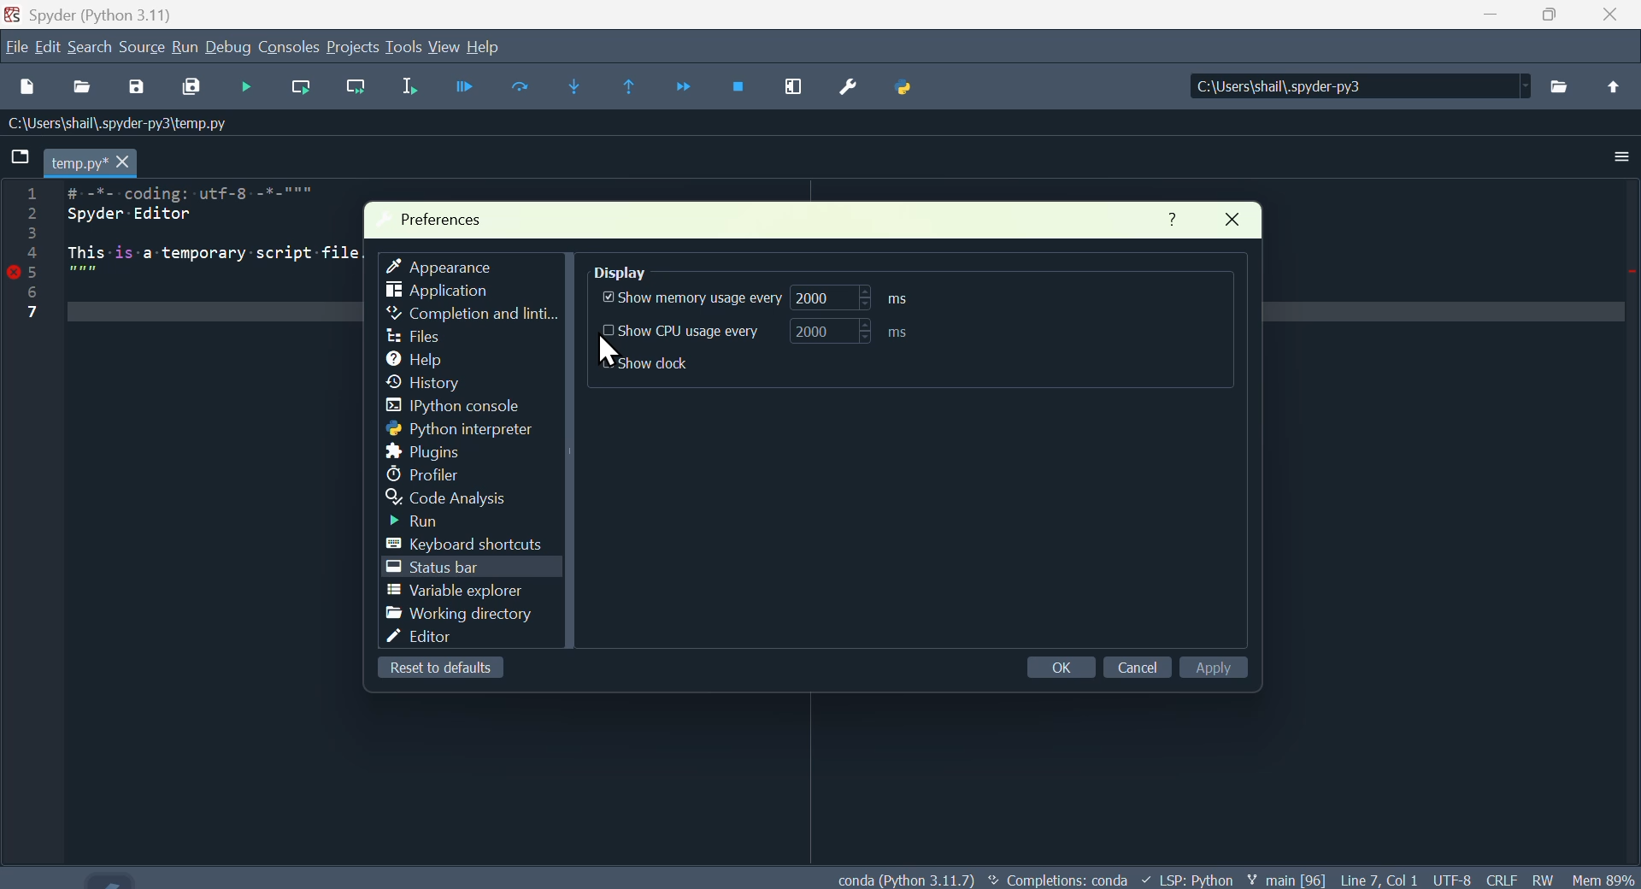 The width and height of the screenshot is (1641, 889). What do you see at coordinates (143, 87) in the screenshot?
I see `Save as` at bounding box center [143, 87].